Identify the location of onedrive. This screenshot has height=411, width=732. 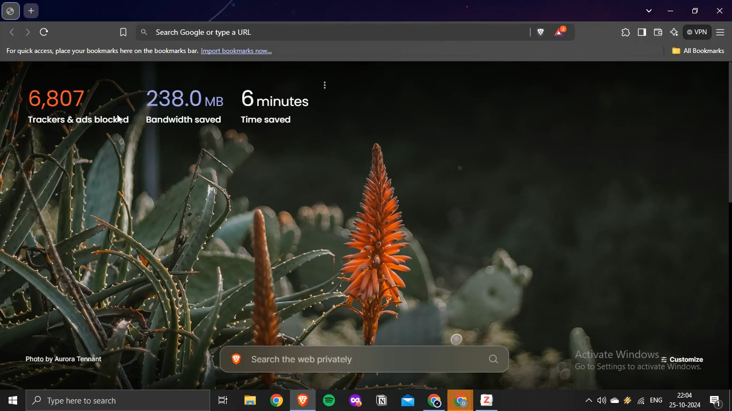
(614, 399).